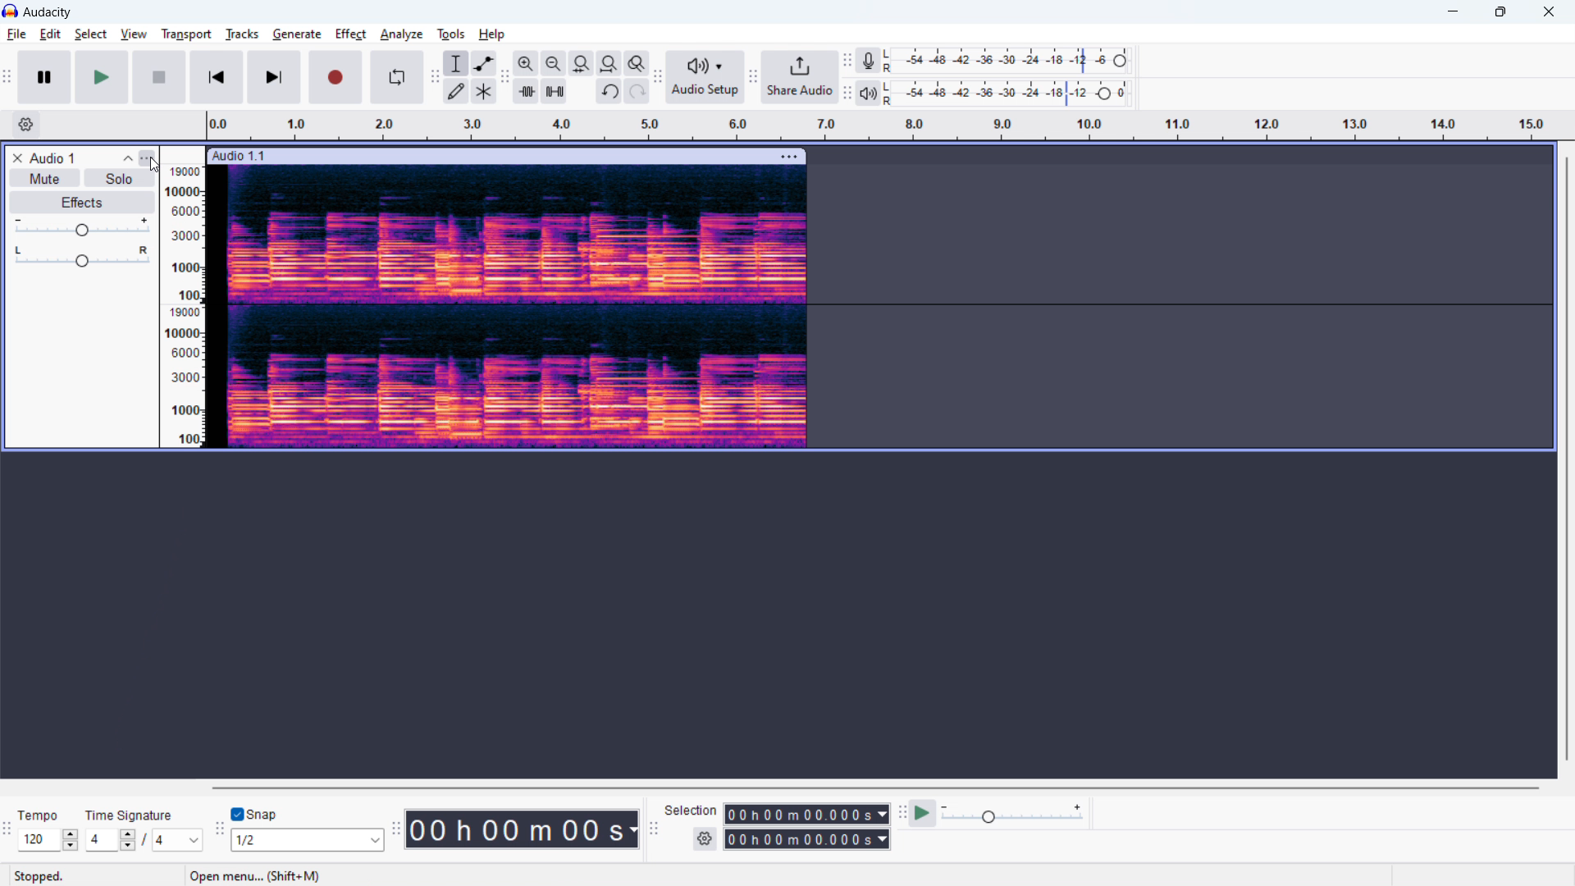  Describe the element at coordinates (217, 78) in the screenshot. I see `skip to start` at that location.